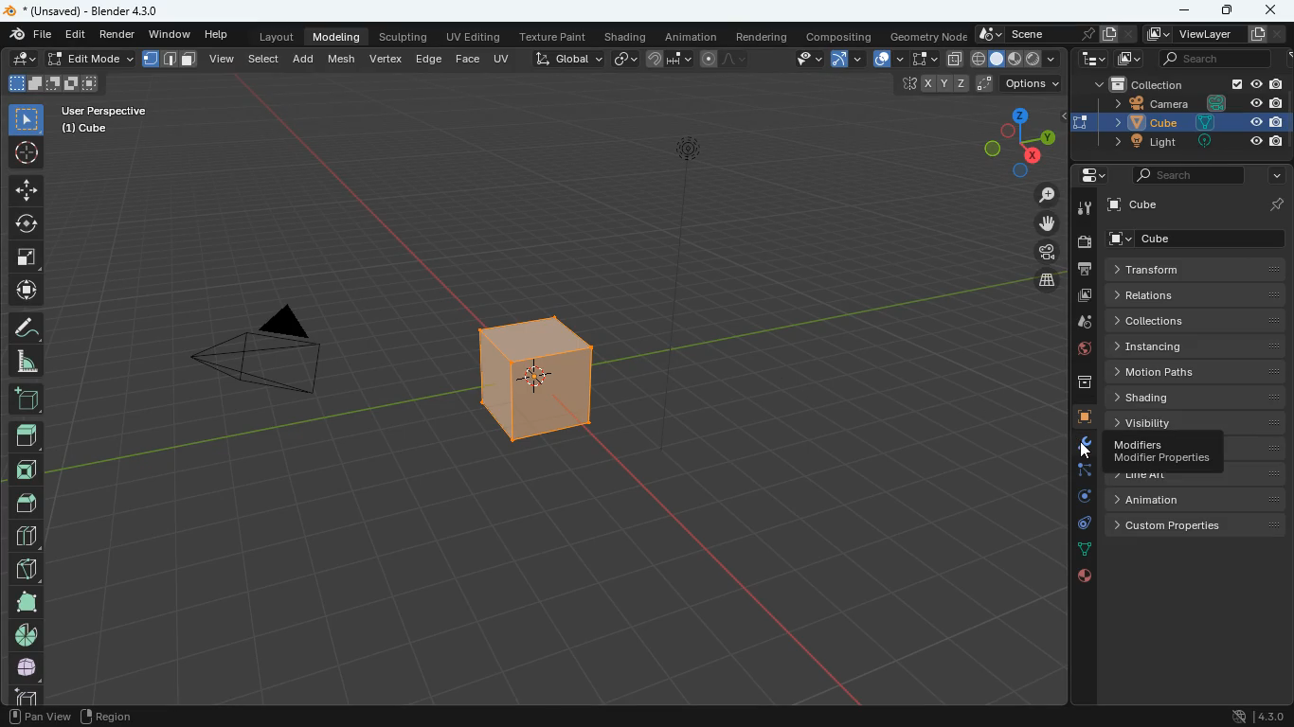 Image resolution: width=1294 pixels, height=727 pixels. What do you see at coordinates (1041, 280) in the screenshot?
I see `layers` at bounding box center [1041, 280].